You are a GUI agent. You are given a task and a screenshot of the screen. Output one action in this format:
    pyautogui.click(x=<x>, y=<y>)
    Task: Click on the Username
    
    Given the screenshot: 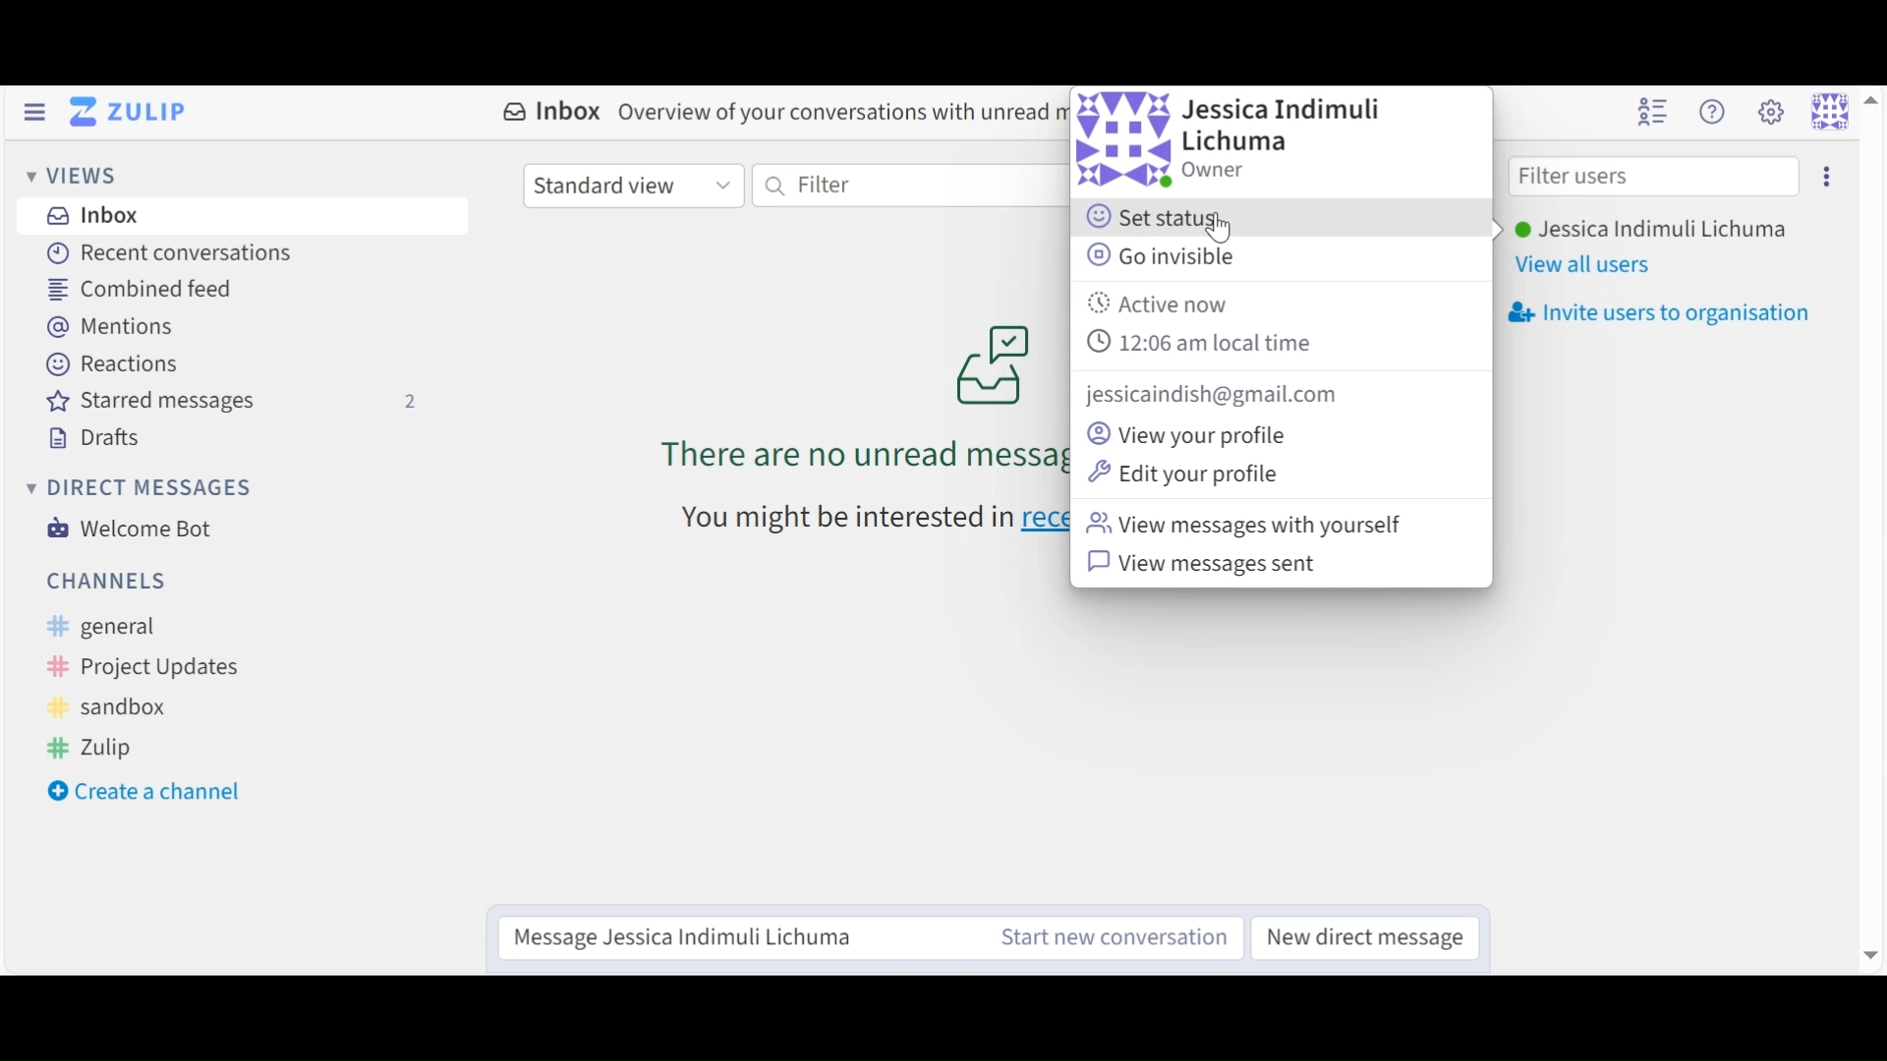 What is the action you would take?
    pyautogui.click(x=1648, y=231)
    